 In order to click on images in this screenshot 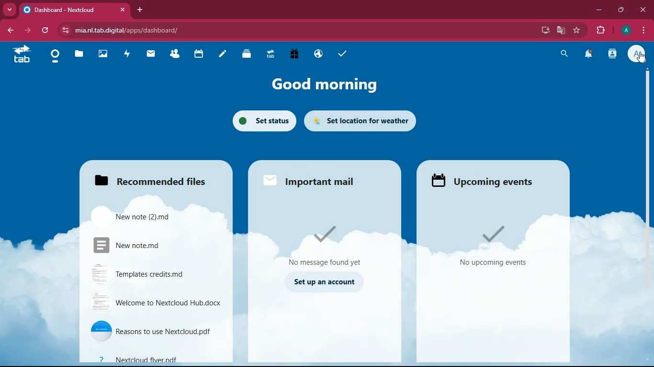, I will do `click(105, 54)`.